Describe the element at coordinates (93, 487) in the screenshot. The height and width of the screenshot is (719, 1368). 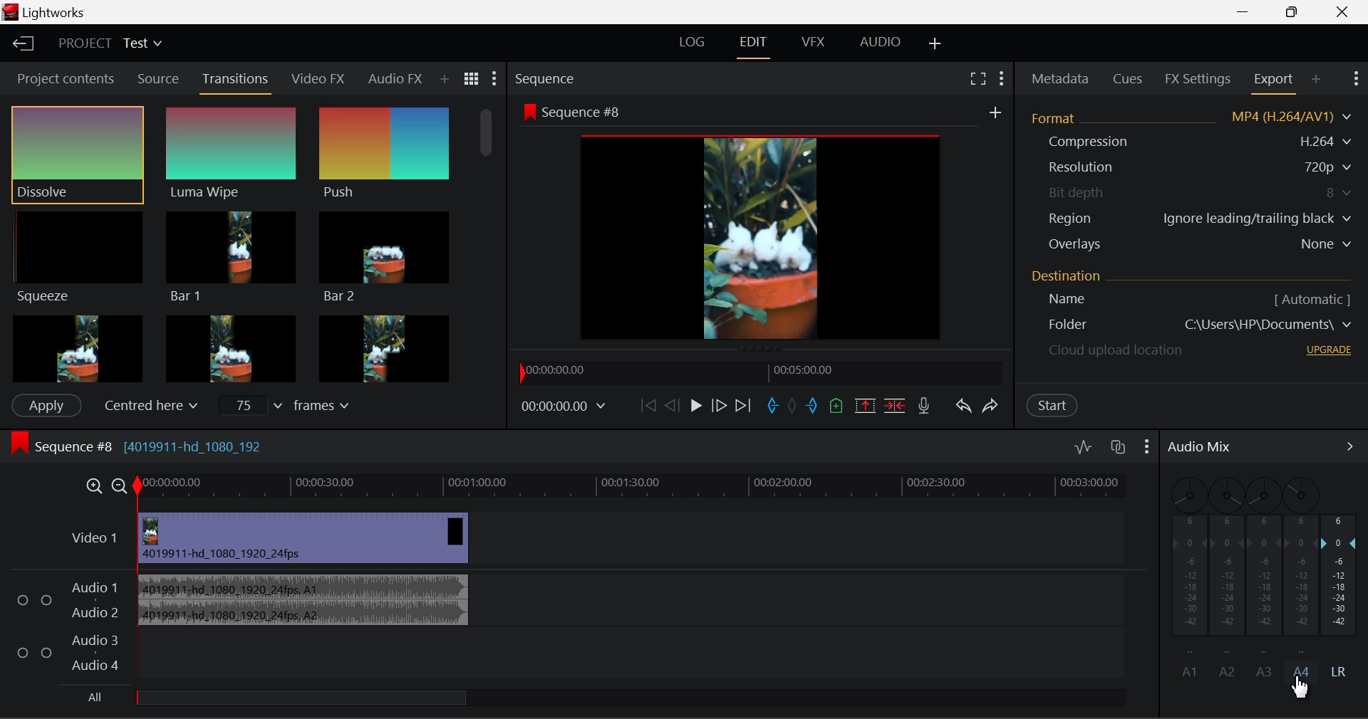
I see `Timeline Zoom In` at that location.